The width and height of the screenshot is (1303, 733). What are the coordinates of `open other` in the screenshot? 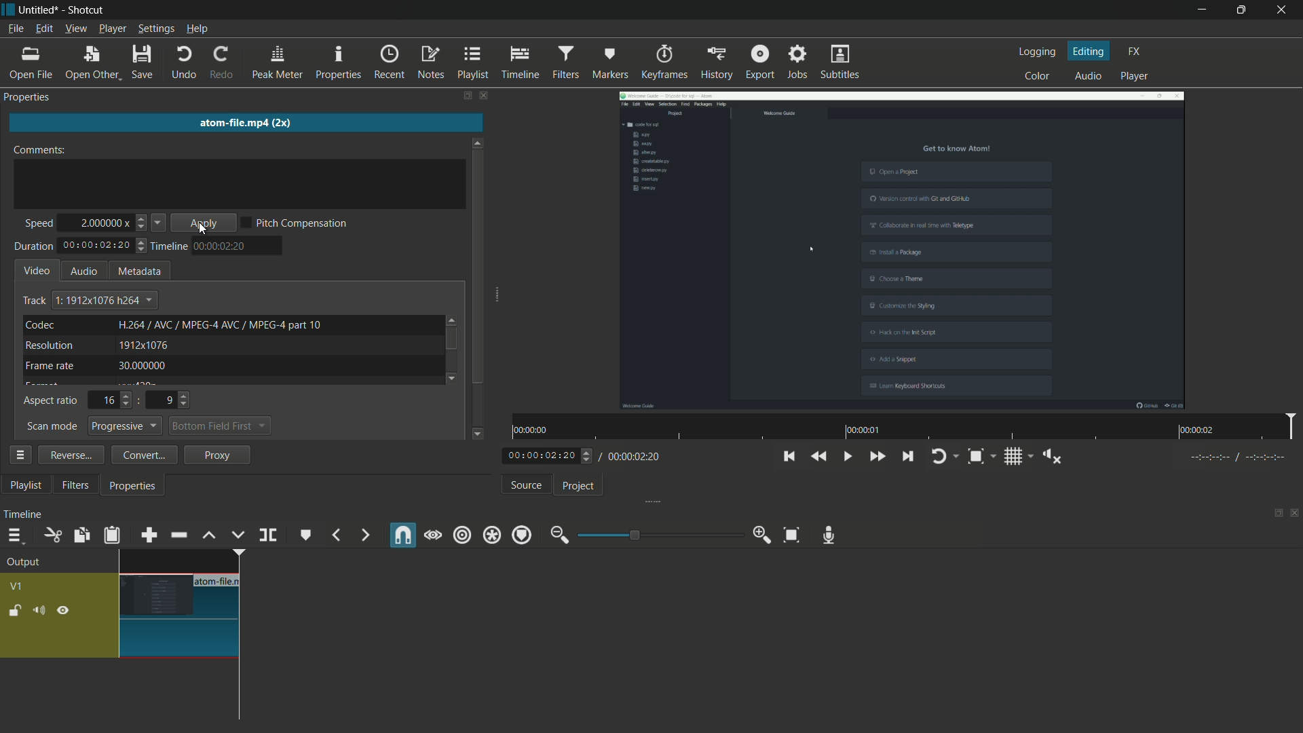 It's located at (92, 63).